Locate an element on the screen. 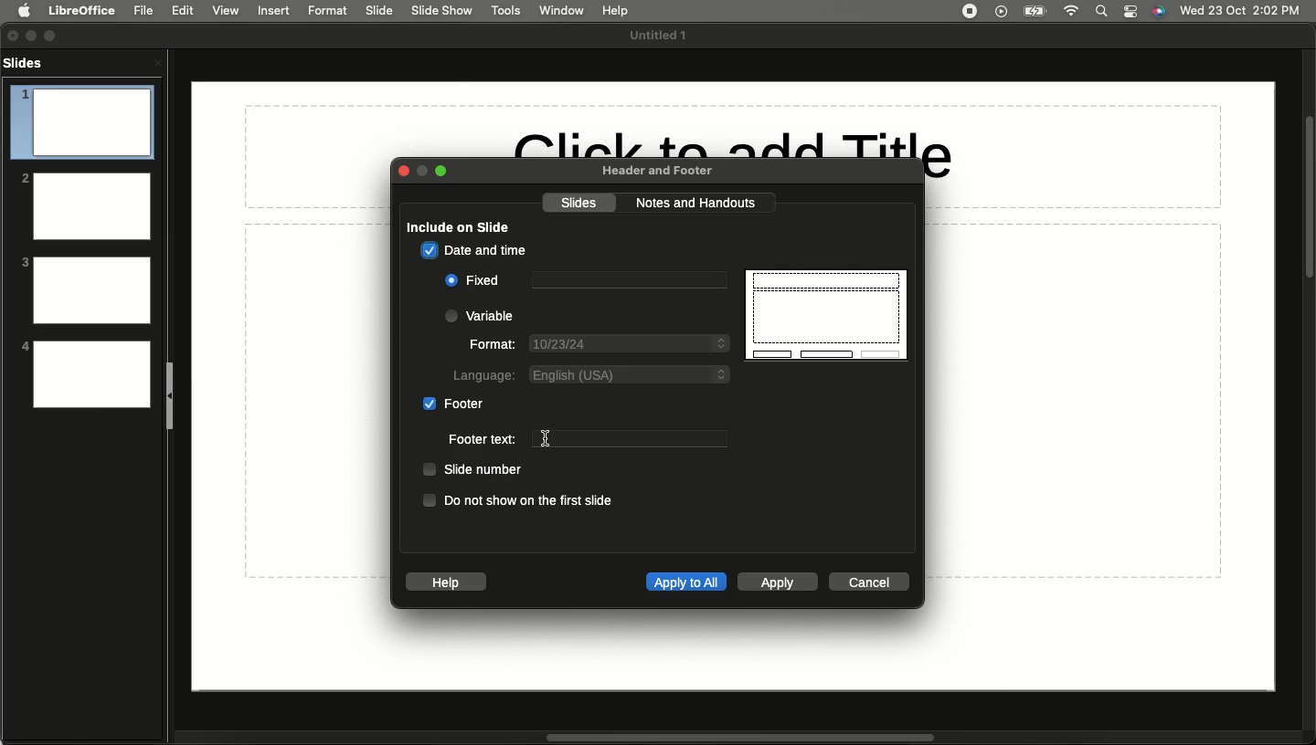  Slides is located at coordinates (28, 62).